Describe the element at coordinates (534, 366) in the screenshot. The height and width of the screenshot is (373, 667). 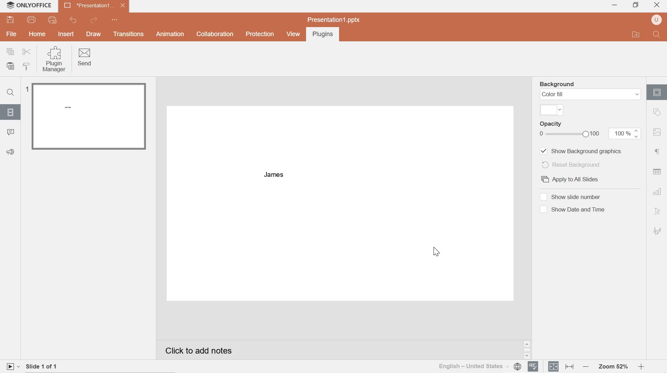
I see `spell checker` at that location.